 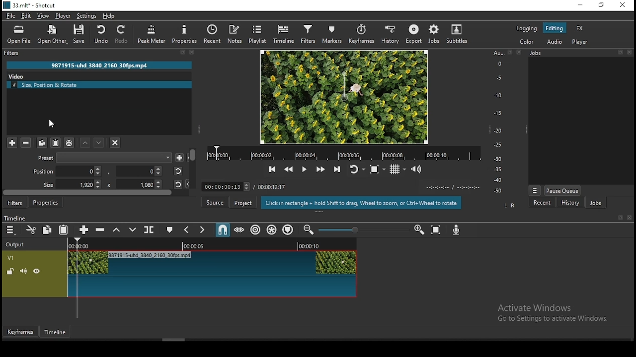 What do you see at coordinates (507, 205) in the screenshot?
I see `L R` at bounding box center [507, 205].